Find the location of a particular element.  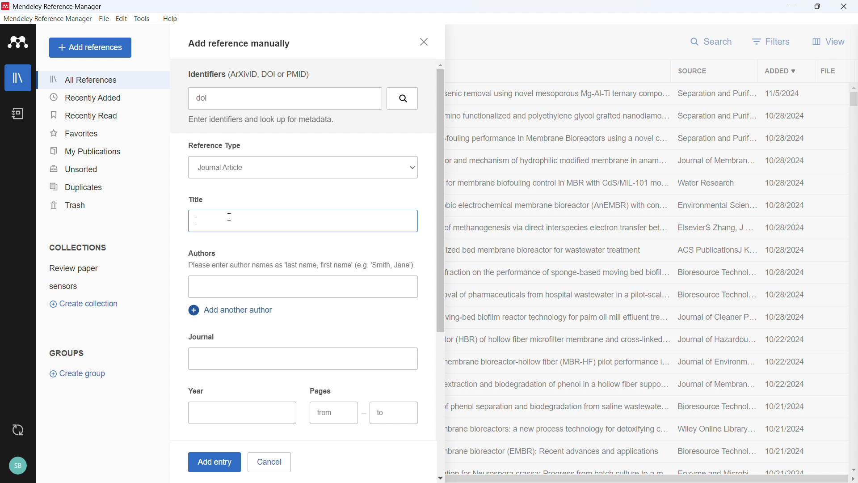

filters is located at coordinates (771, 41).